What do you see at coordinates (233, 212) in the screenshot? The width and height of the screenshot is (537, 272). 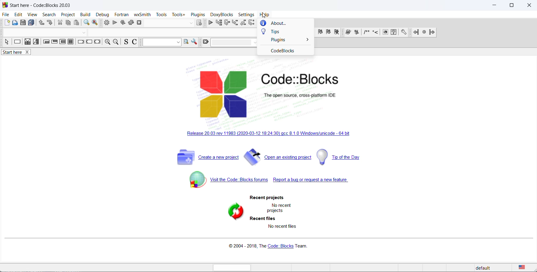 I see `refresh` at bounding box center [233, 212].